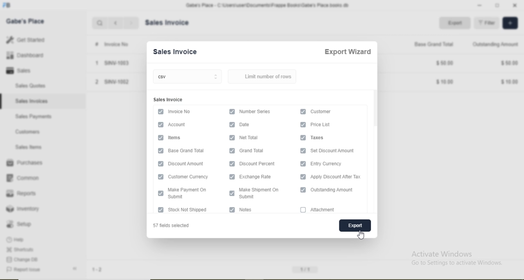 The image size is (524, 280). Describe the element at coordinates (510, 63) in the screenshot. I see `$5000` at that location.